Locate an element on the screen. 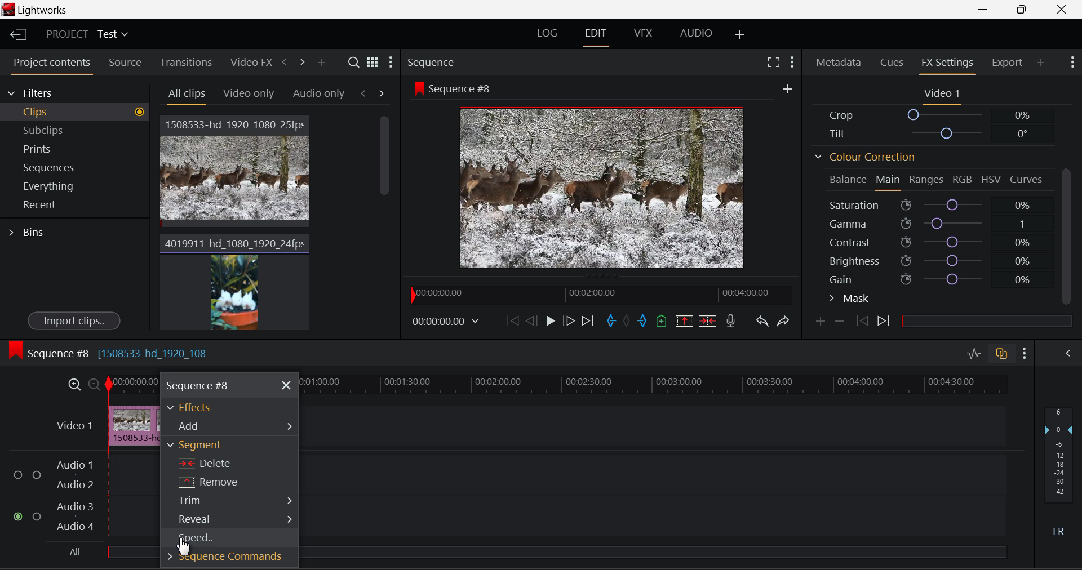 The width and height of the screenshot is (1082, 570). Crop is located at coordinates (933, 115).